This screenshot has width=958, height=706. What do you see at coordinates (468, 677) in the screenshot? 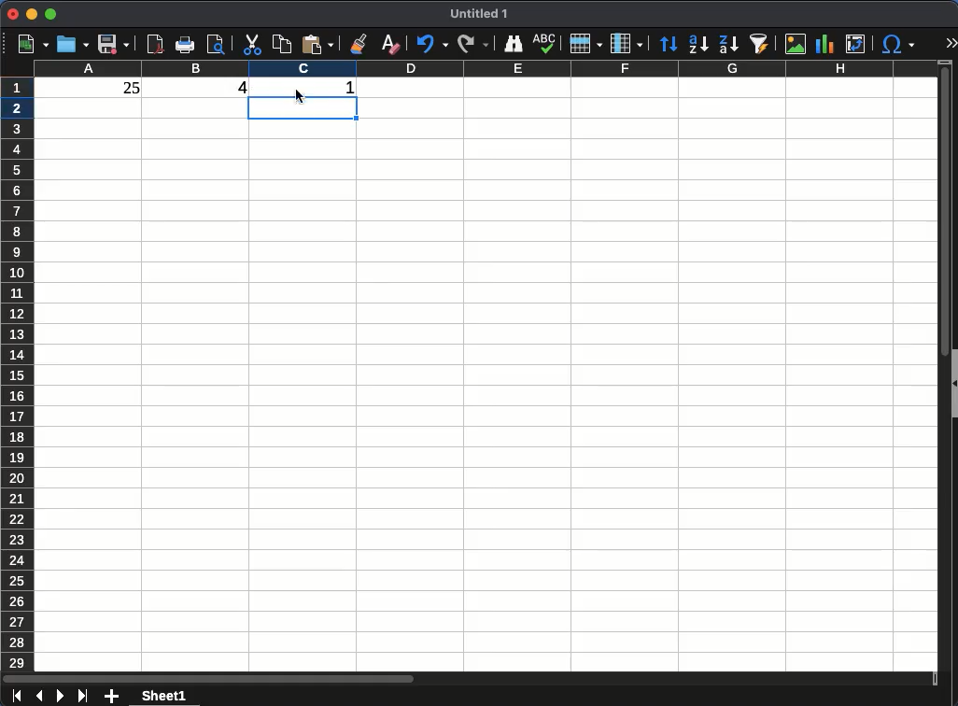
I see `scroll` at bounding box center [468, 677].